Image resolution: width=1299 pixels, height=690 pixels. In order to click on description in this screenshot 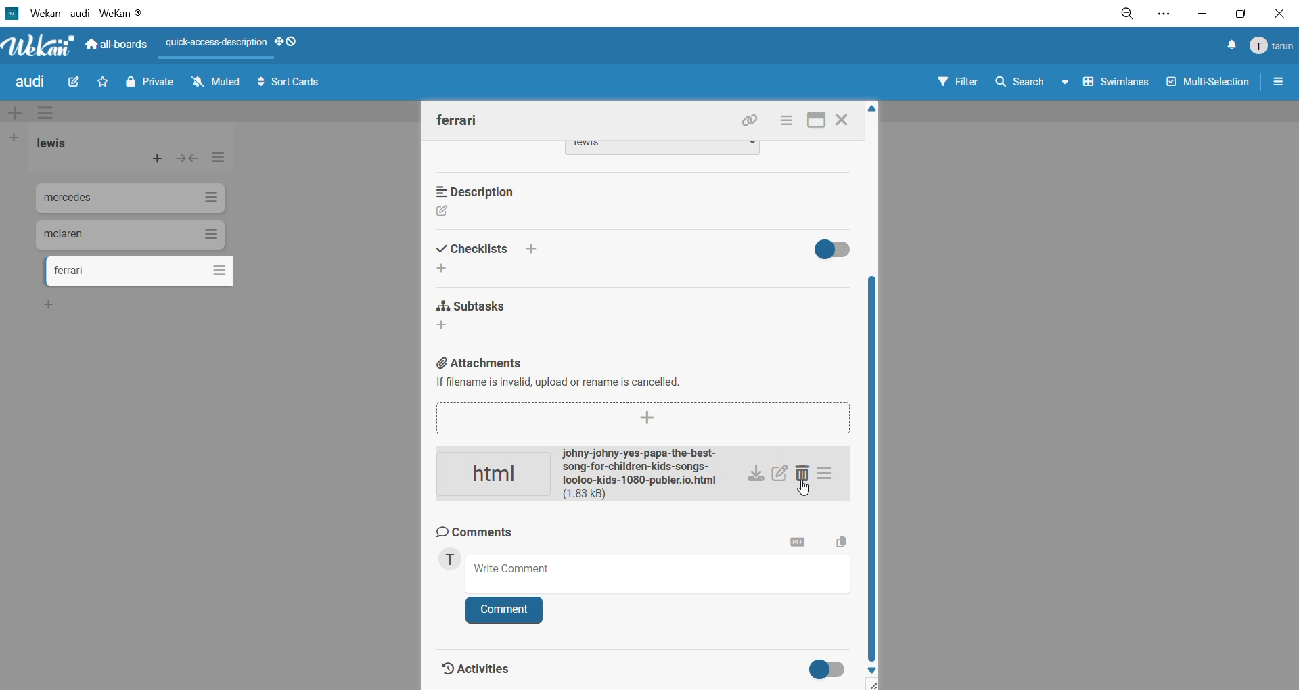, I will do `click(484, 190)`.